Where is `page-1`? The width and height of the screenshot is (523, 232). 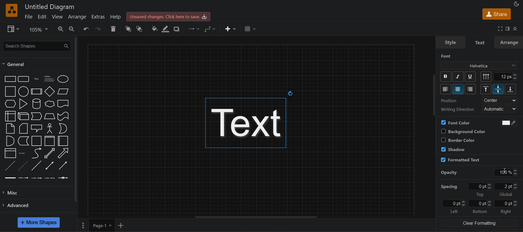
page-1 is located at coordinates (101, 225).